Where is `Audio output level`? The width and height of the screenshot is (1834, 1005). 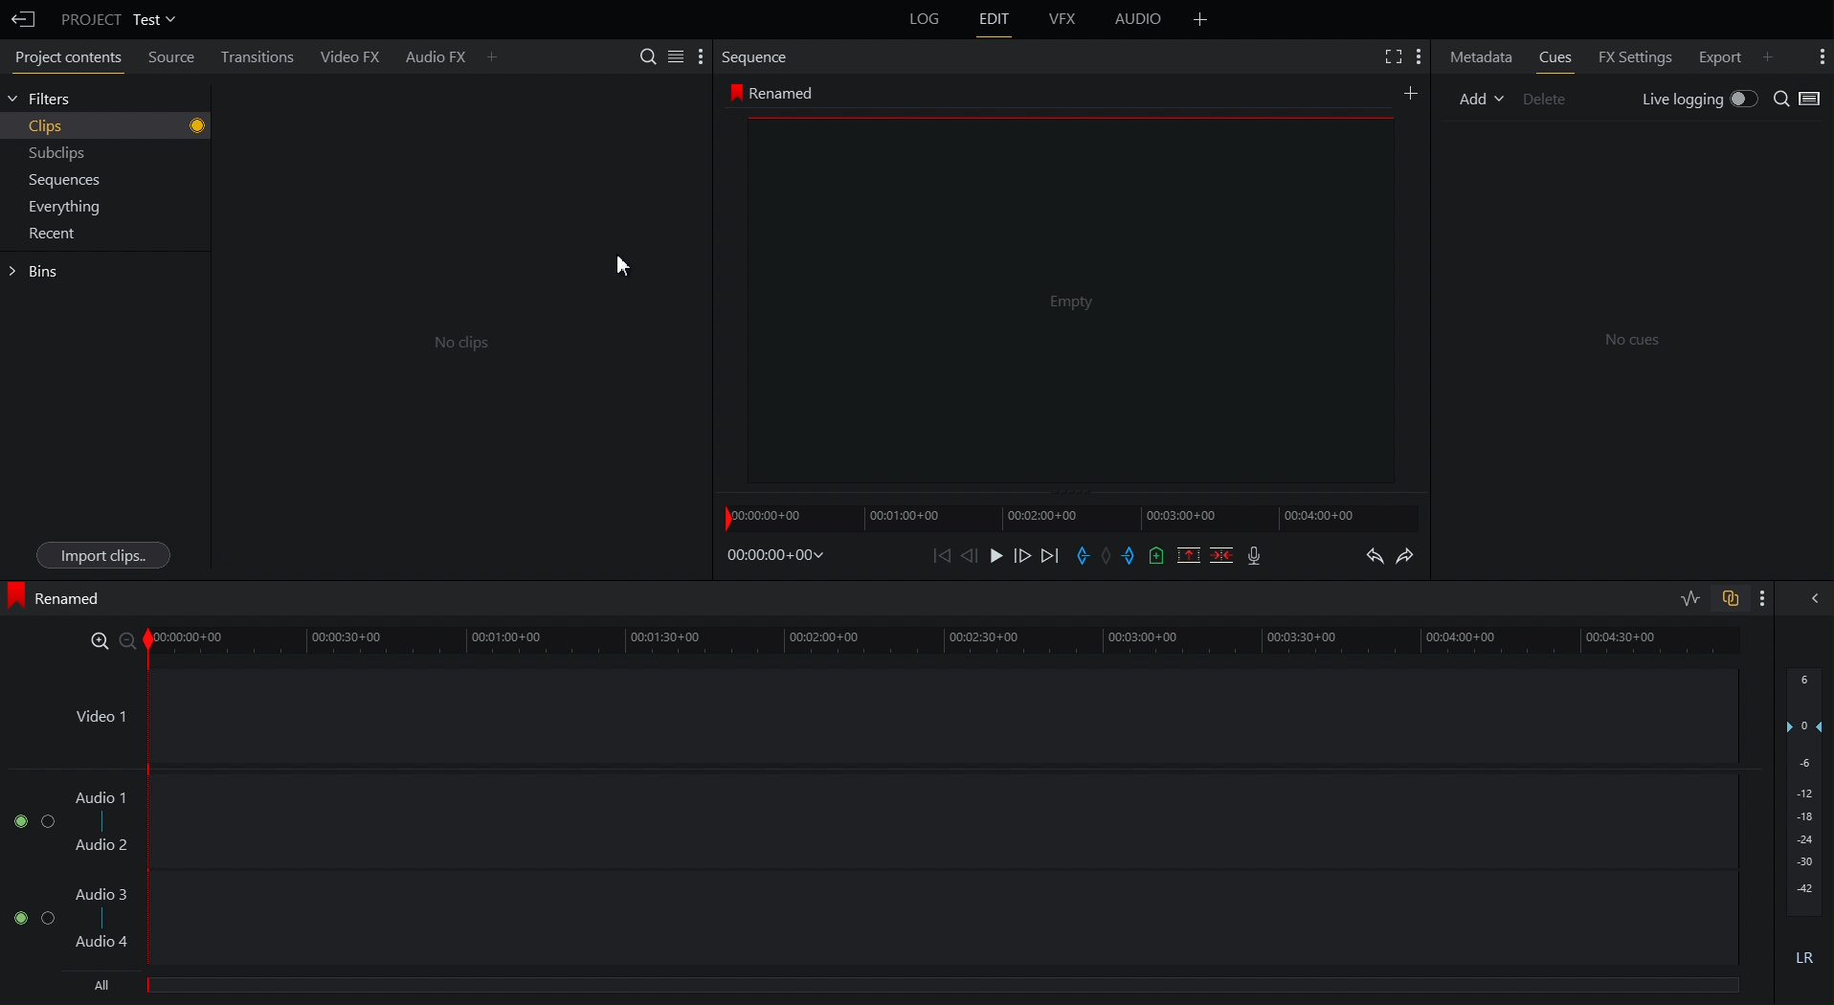
Audio output level is located at coordinates (1801, 827).